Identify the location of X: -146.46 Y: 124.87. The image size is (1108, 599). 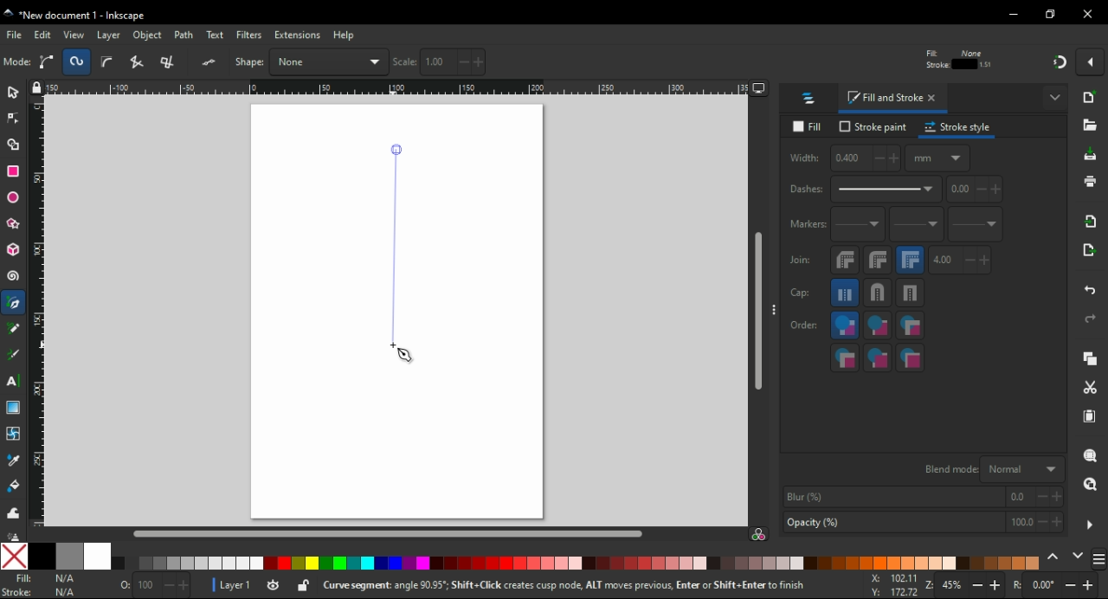
(888, 586).